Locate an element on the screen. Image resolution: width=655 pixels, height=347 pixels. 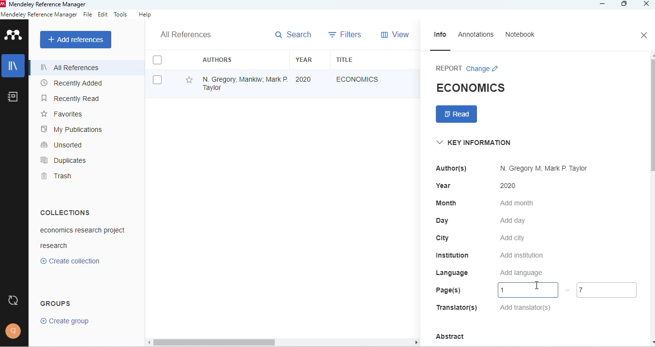
groups is located at coordinates (56, 304).